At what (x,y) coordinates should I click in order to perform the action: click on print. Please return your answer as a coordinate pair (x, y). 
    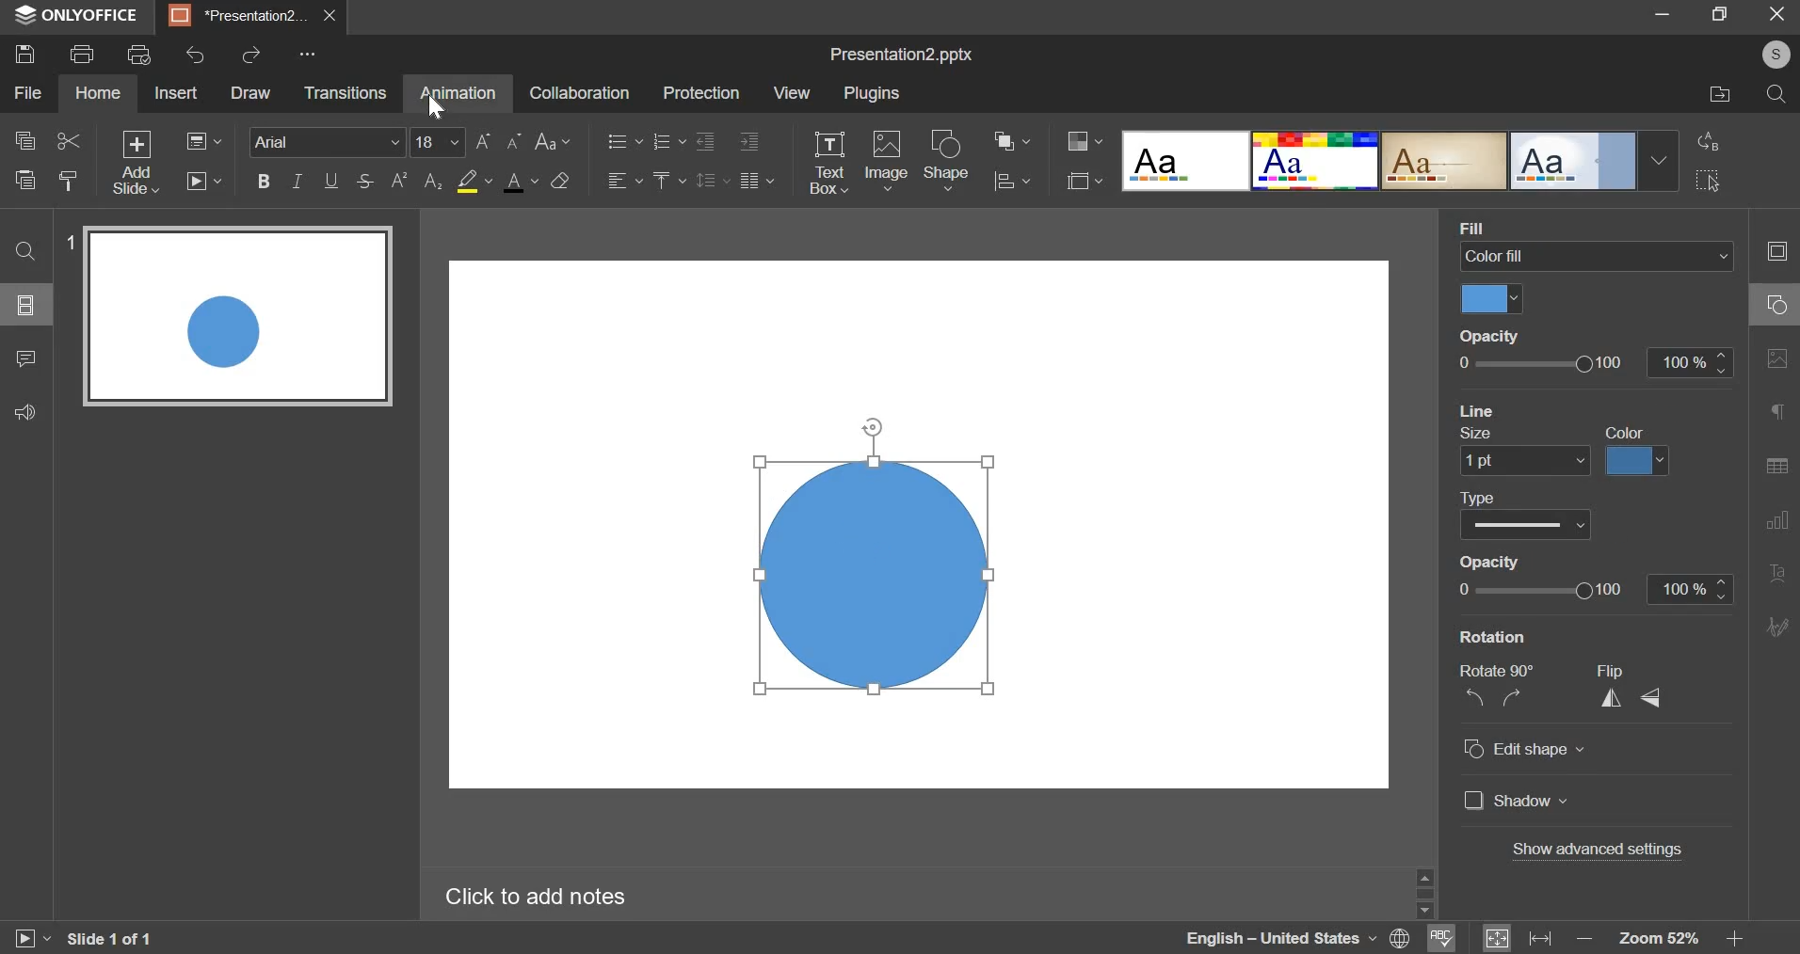
    Looking at the image, I should click on (84, 53).